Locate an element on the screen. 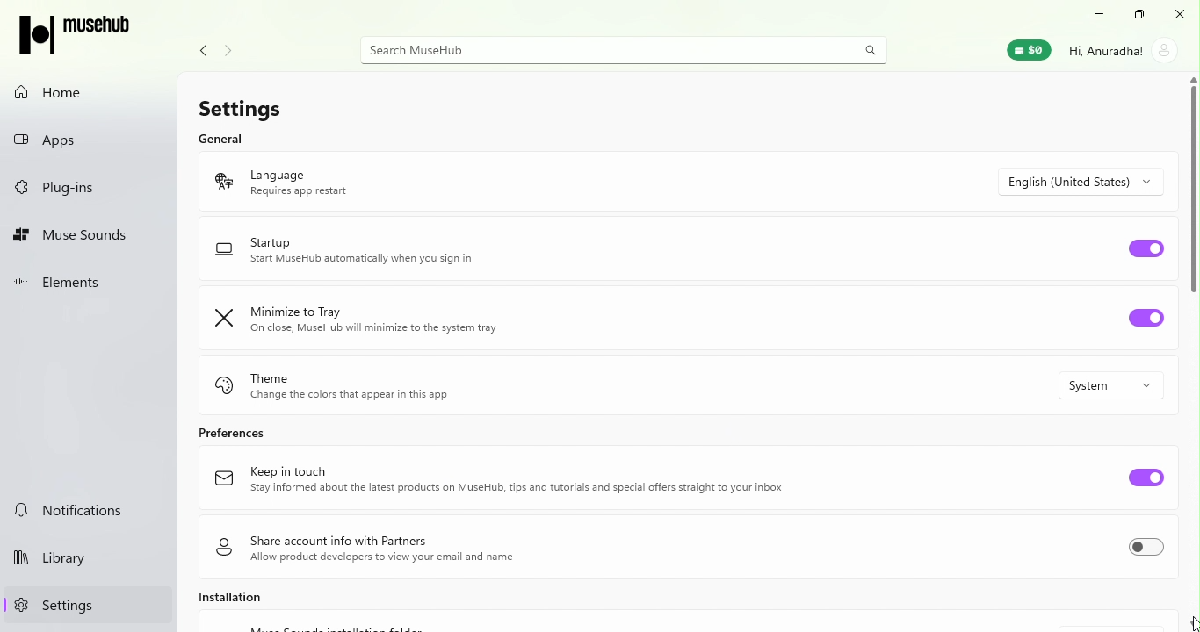  System is located at coordinates (1110, 385).